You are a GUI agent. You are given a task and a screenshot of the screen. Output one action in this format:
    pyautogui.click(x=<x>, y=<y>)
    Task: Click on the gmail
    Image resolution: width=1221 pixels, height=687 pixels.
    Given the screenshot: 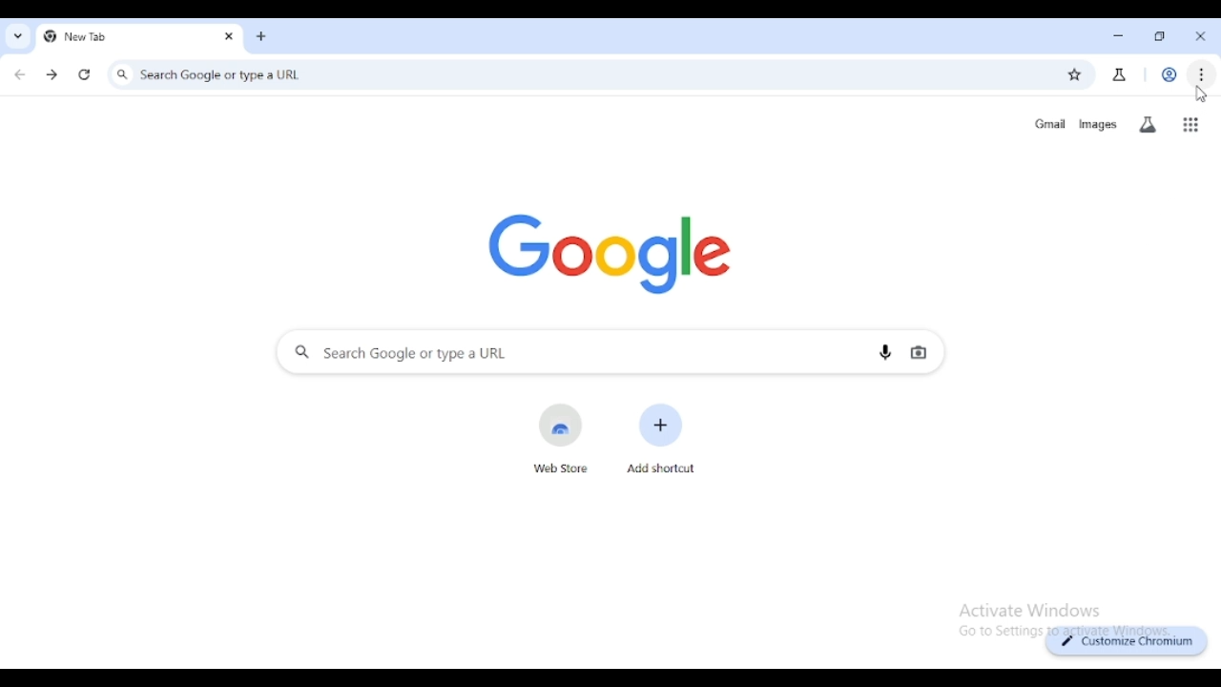 What is the action you would take?
    pyautogui.click(x=1051, y=123)
    